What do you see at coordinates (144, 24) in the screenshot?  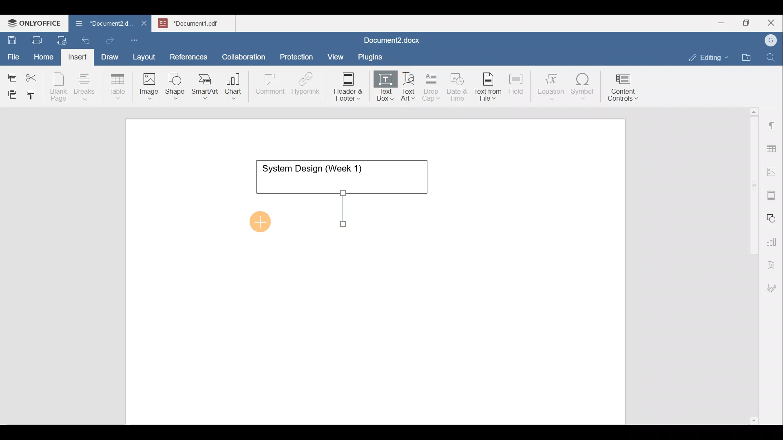 I see `Close document` at bounding box center [144, 24].